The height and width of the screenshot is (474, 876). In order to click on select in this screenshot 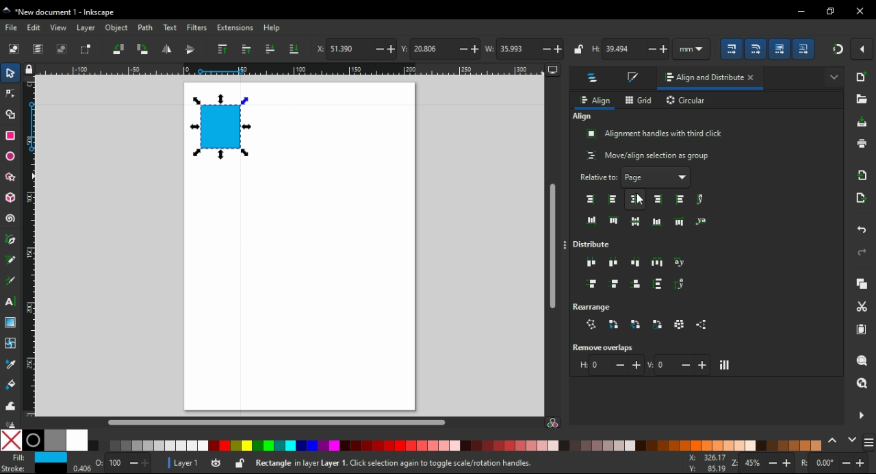, I will do `click(12, 75)`.